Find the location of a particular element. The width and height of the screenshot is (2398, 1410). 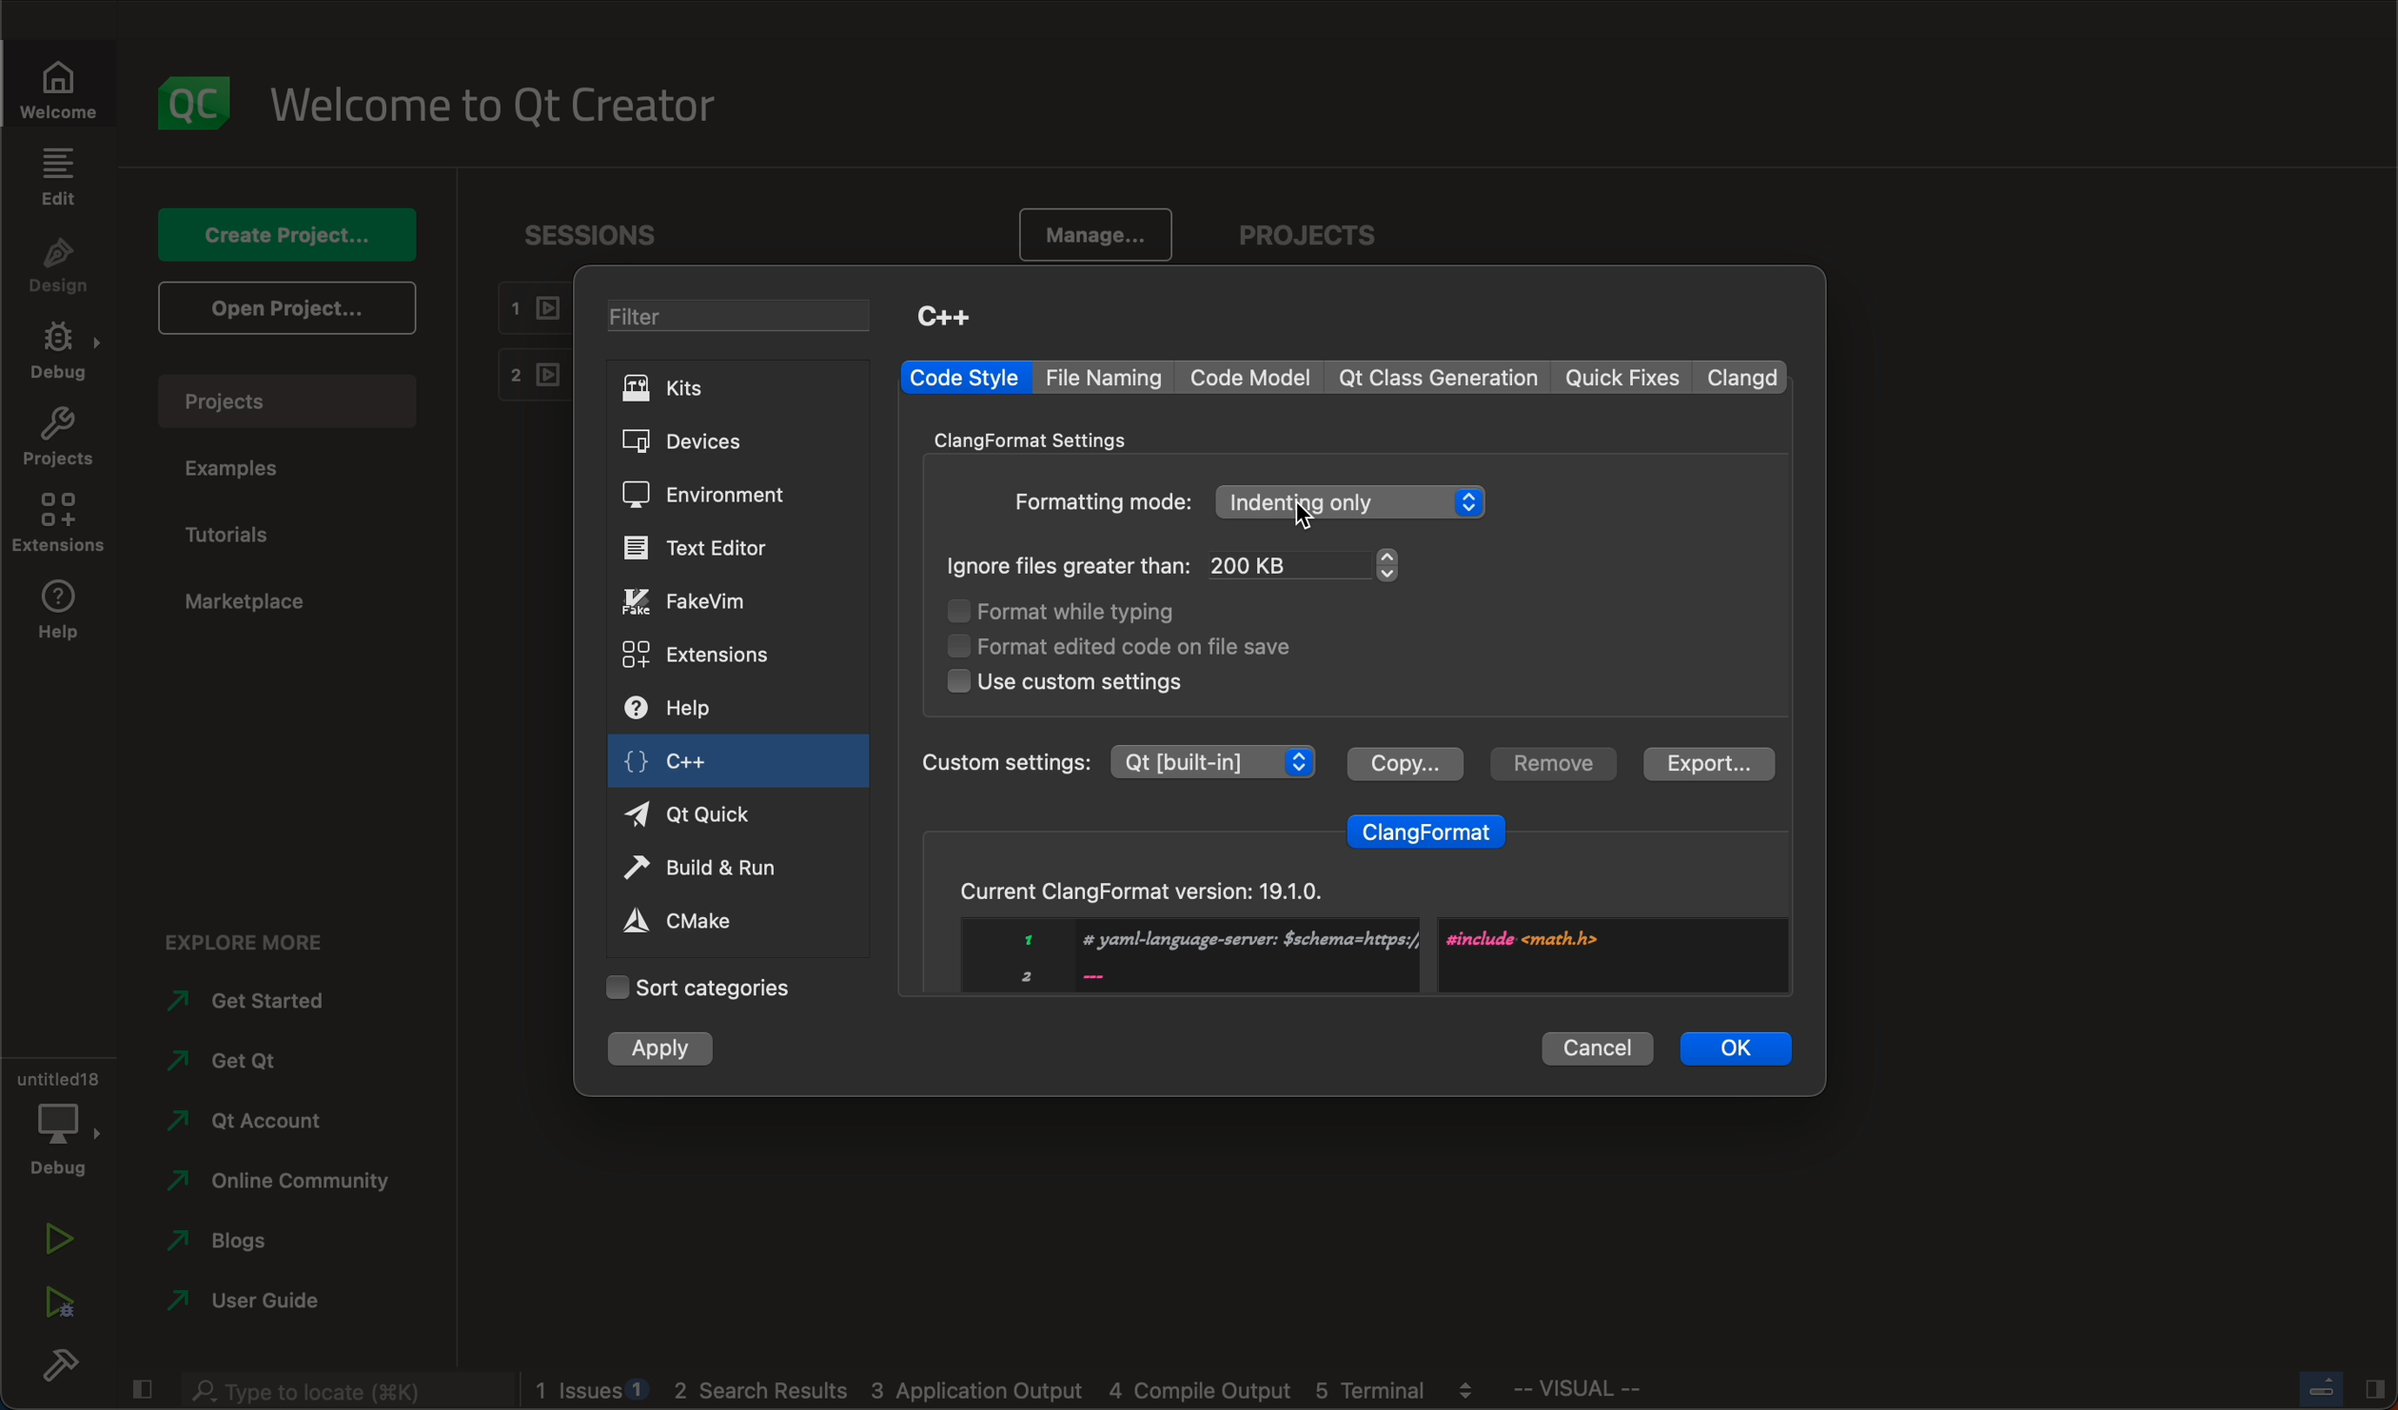

create is located at coordinates (283, 233).